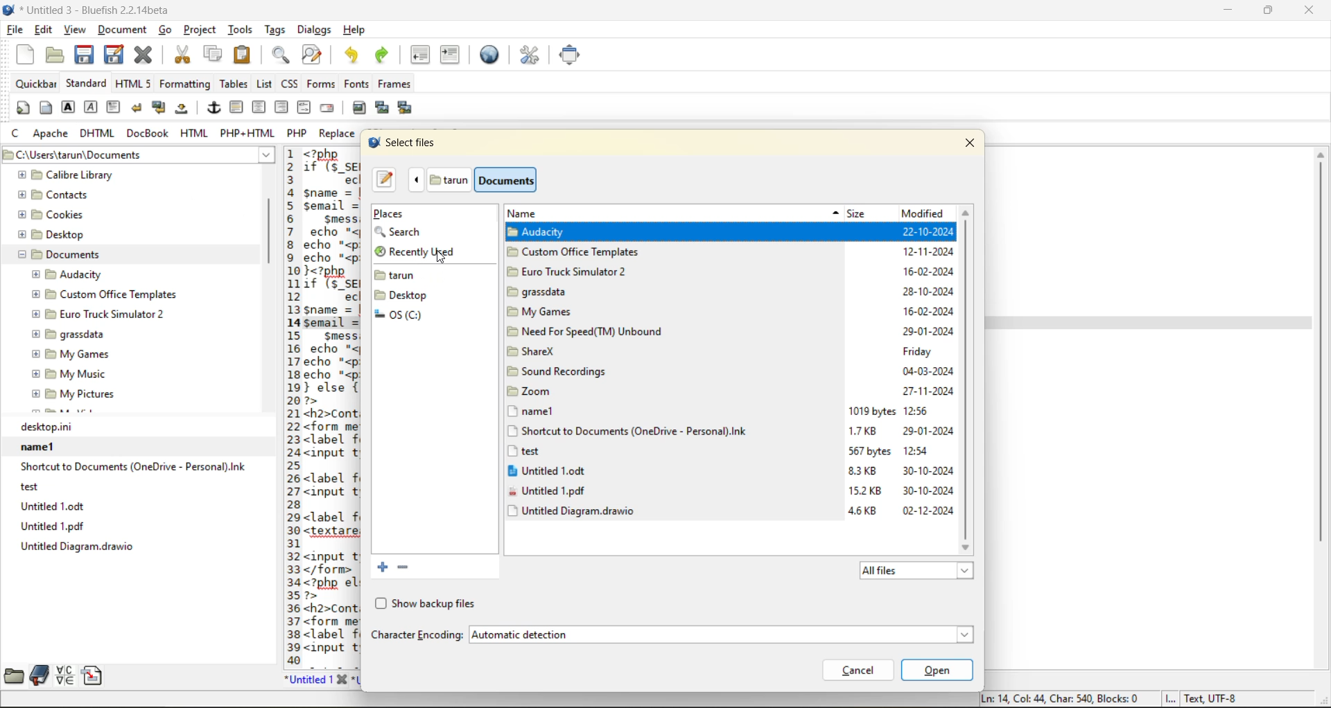  What do you see at coordinates (1321, 407) in the screenshot?
I see `vertical scrollbar` at bounding box center [1321, 407].